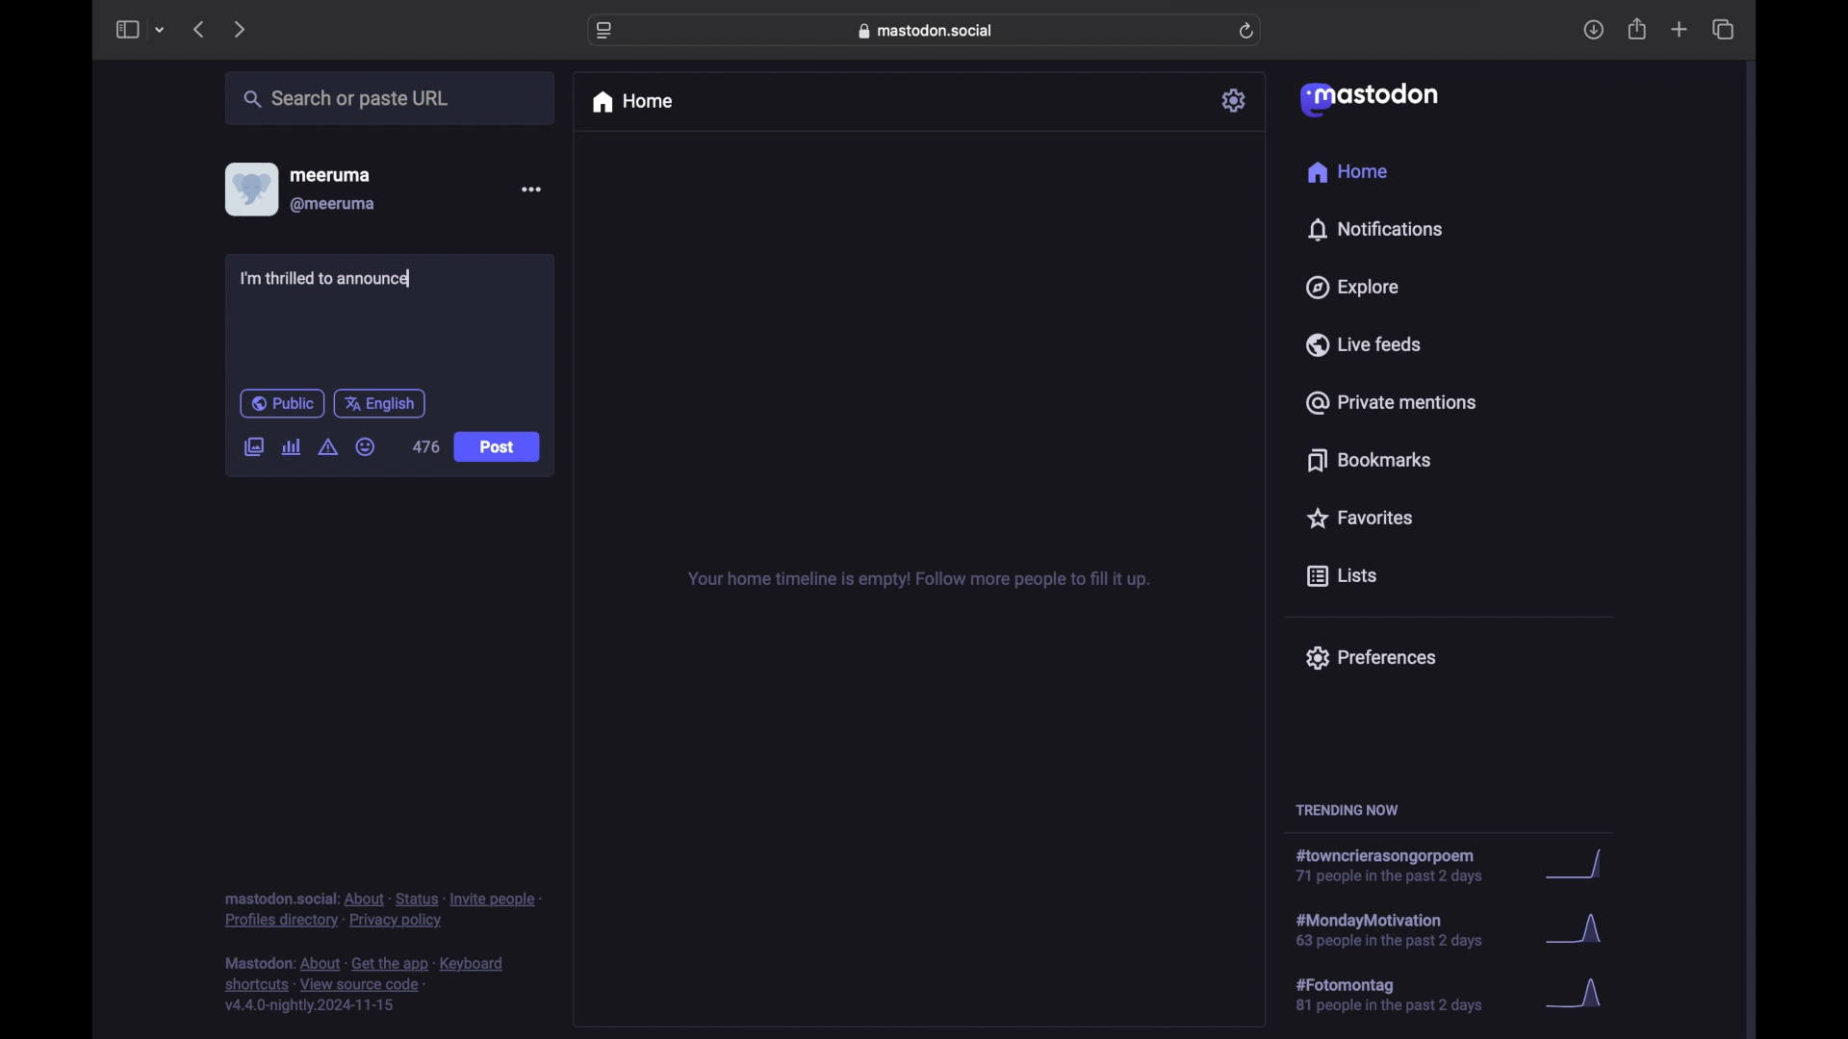  Describe the element at coordinates (198, 29) in the screenshot. I see `previous` at that location.